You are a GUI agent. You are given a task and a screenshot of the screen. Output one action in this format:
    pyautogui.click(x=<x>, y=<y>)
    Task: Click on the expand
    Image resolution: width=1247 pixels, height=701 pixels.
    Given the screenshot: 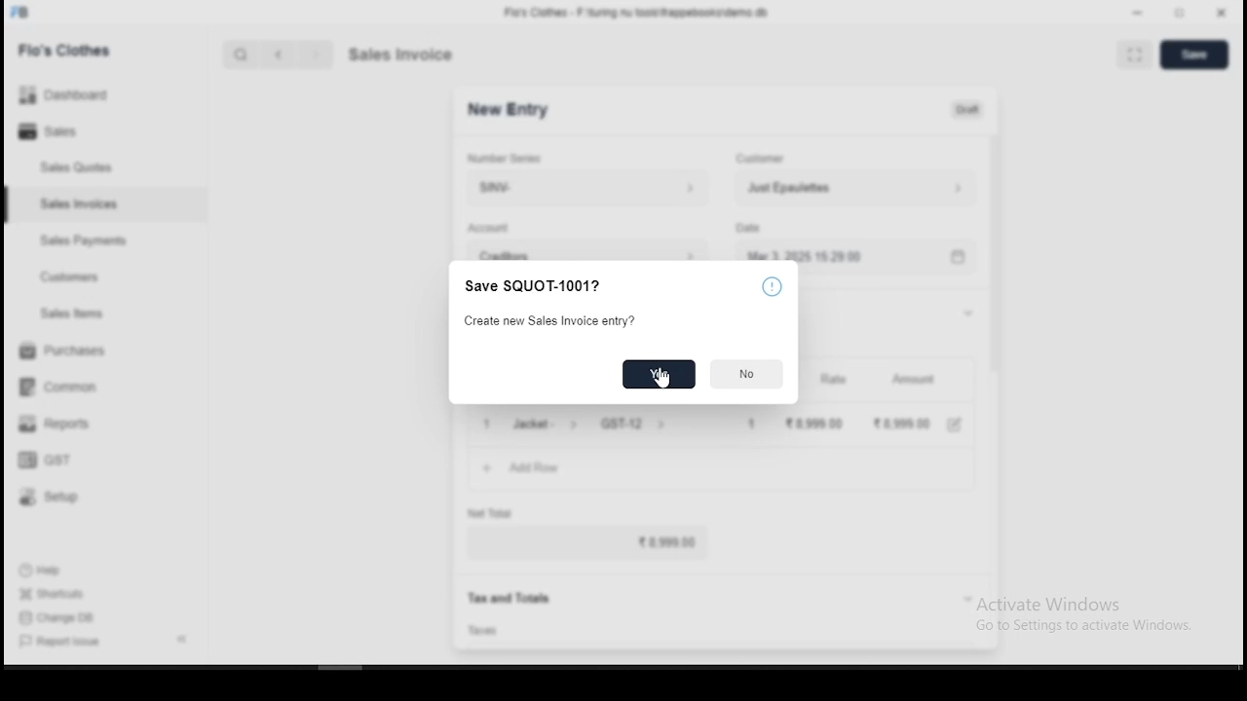 What is the action you would take?
    pyautogui.click(x=962, y=598)
    